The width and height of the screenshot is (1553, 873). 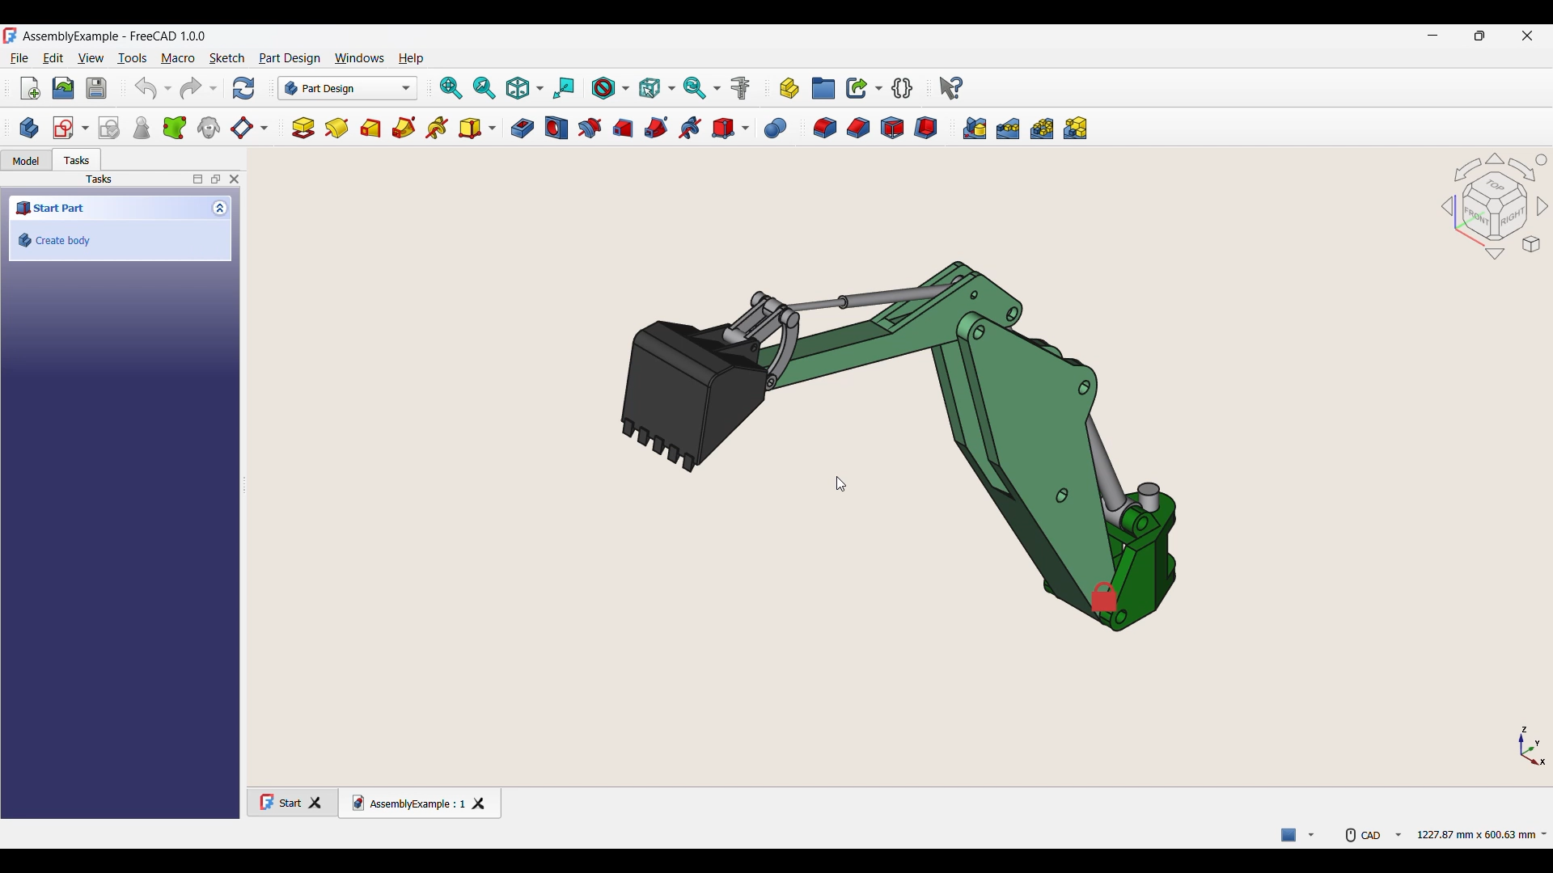 What do you see at coordinates (99, 180) in the screenshot?
I see `Tasks - pane title ` at bounding box center [99, 180].